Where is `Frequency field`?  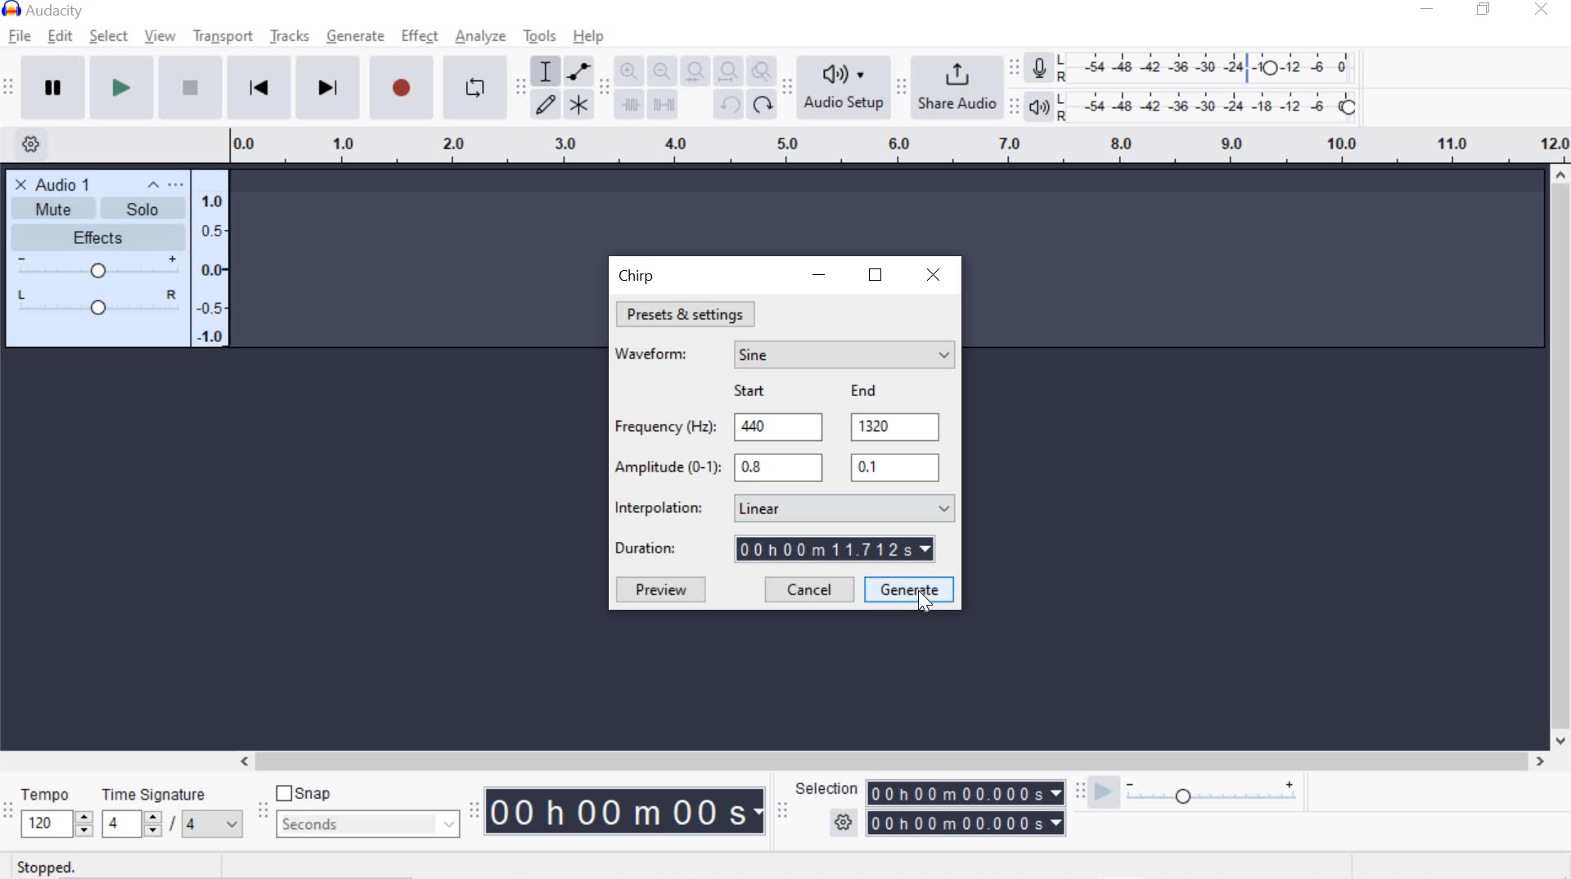
Frequency field is located at coordinates (782, 427).